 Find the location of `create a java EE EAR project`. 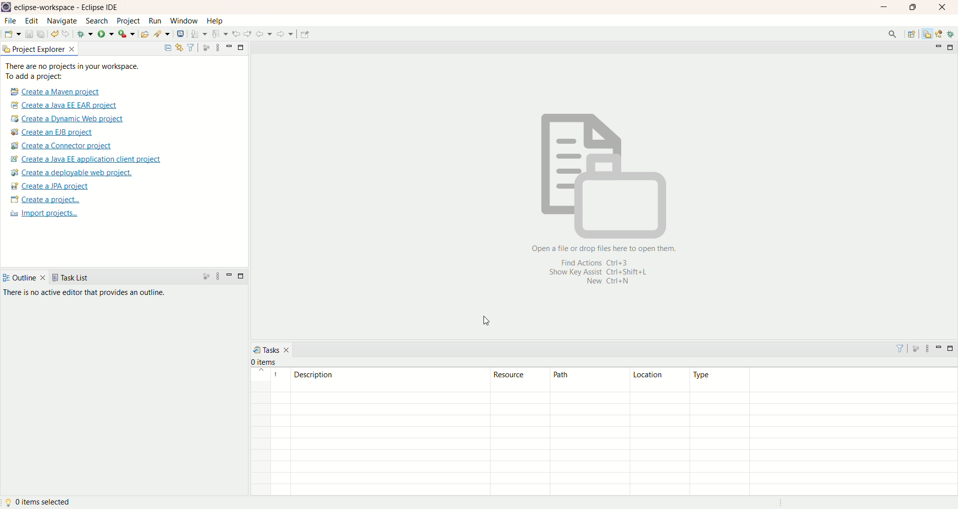

create a java EE EAR project is located at coordinates (68, 106).